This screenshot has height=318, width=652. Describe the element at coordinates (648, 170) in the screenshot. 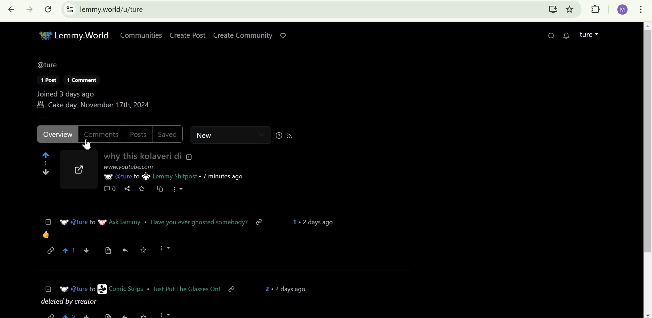

I see `scrollbar` at that location.